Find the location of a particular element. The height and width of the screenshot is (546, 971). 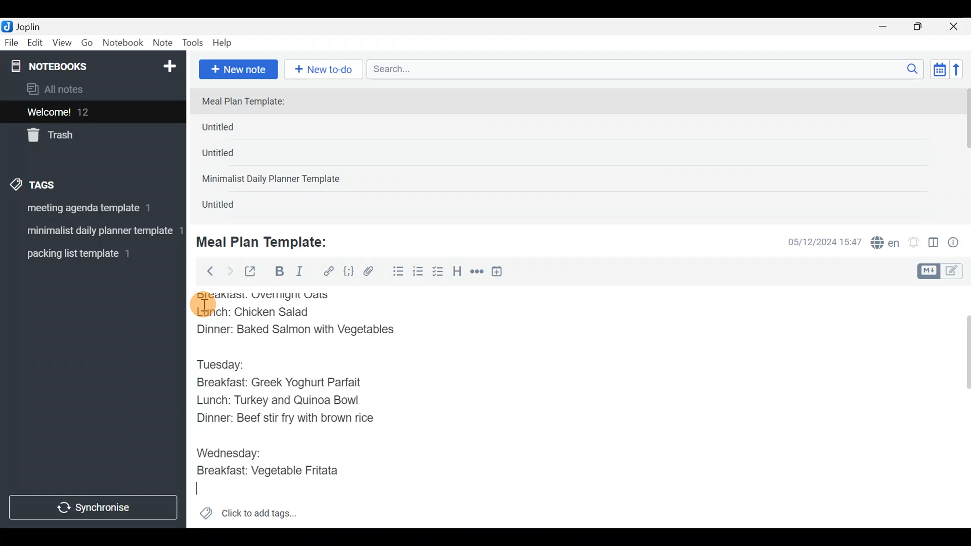

New to-do is located at coordinates (326, 70).